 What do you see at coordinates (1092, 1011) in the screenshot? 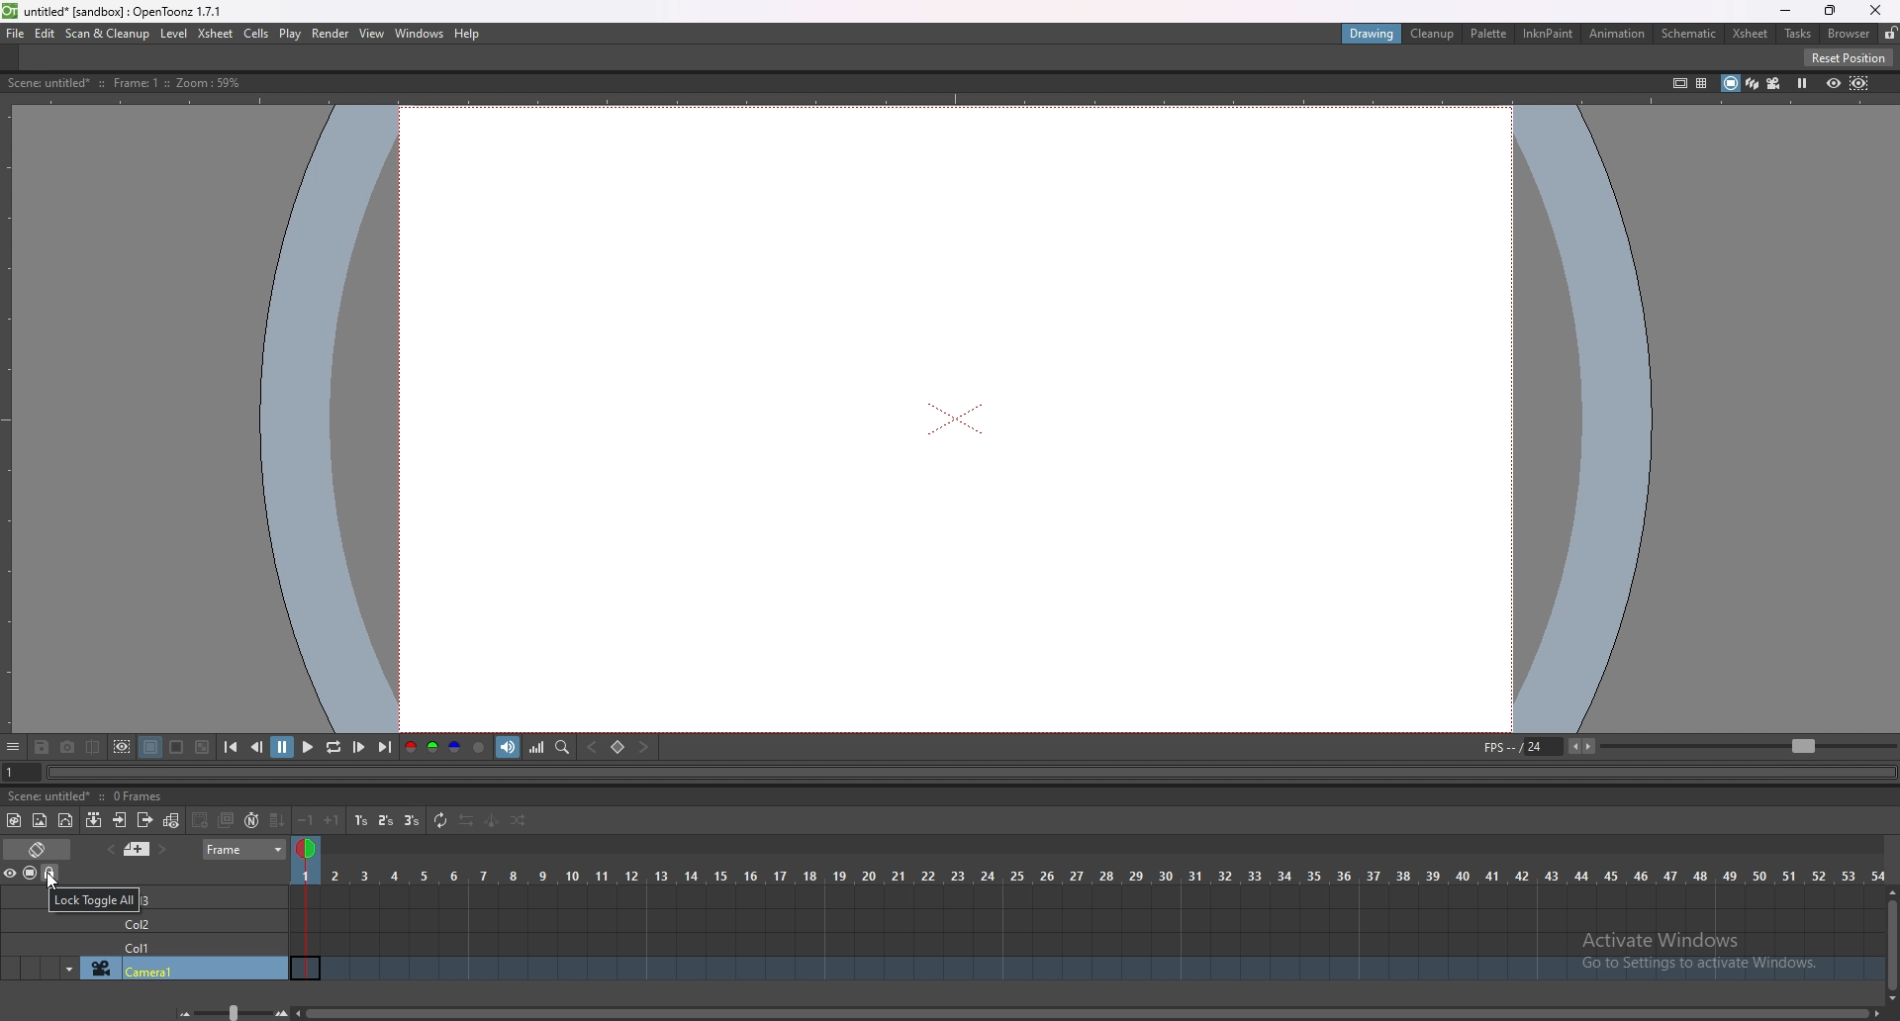
I see `scroll bar` at bounding box center [1092, 1011].